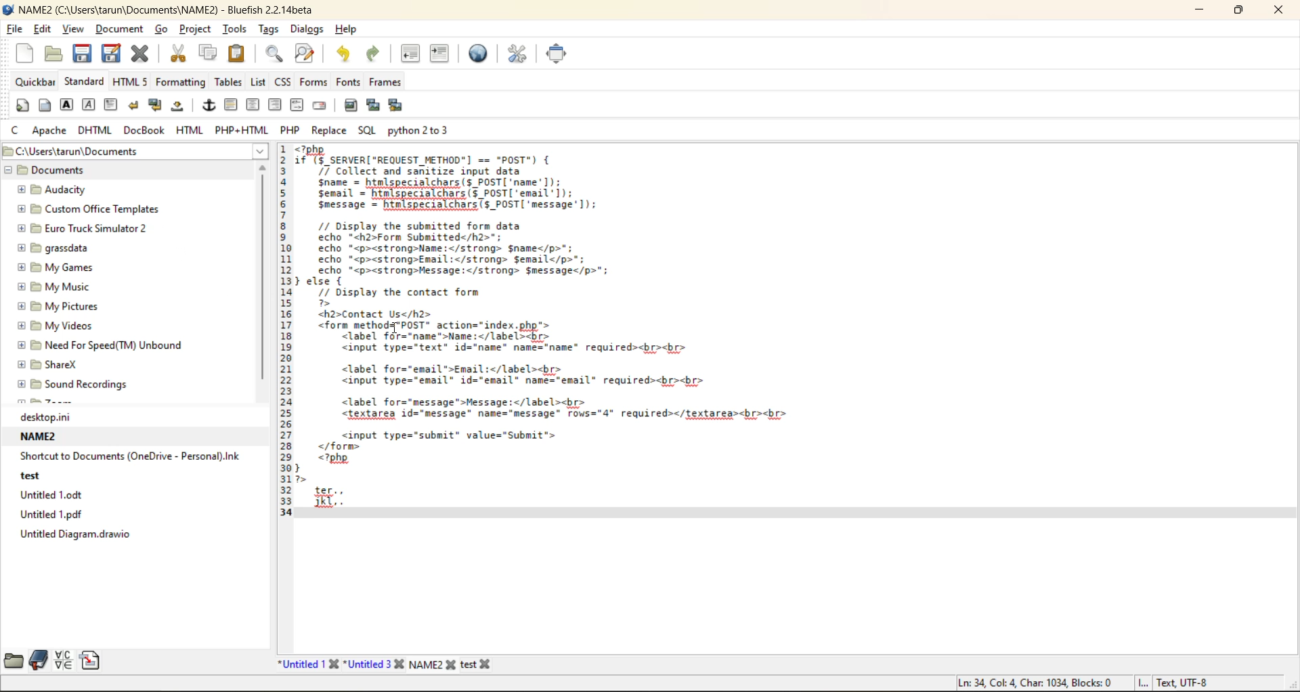 The width and height of the screenshot is (1300, 692). What do you see at coordinates (16, 660) in the screenshot?
I see `file browser` at bounding box center [16, 660].